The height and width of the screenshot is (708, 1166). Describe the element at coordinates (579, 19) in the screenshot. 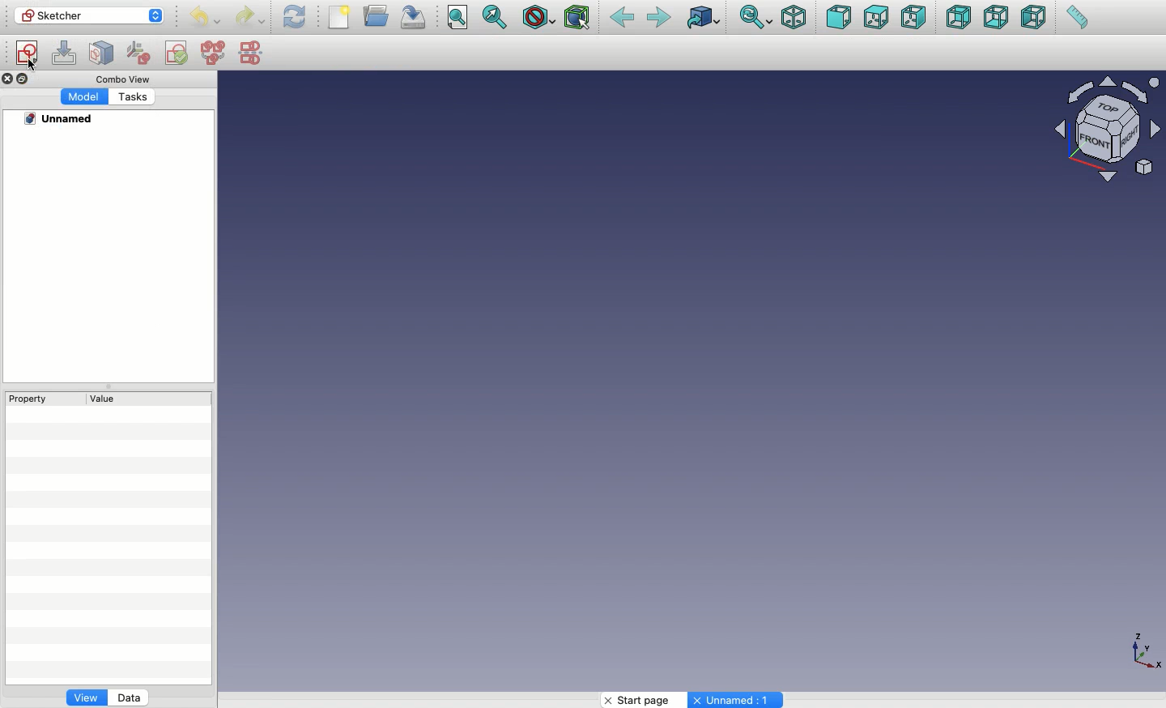

I see `Bounding box` at that location.